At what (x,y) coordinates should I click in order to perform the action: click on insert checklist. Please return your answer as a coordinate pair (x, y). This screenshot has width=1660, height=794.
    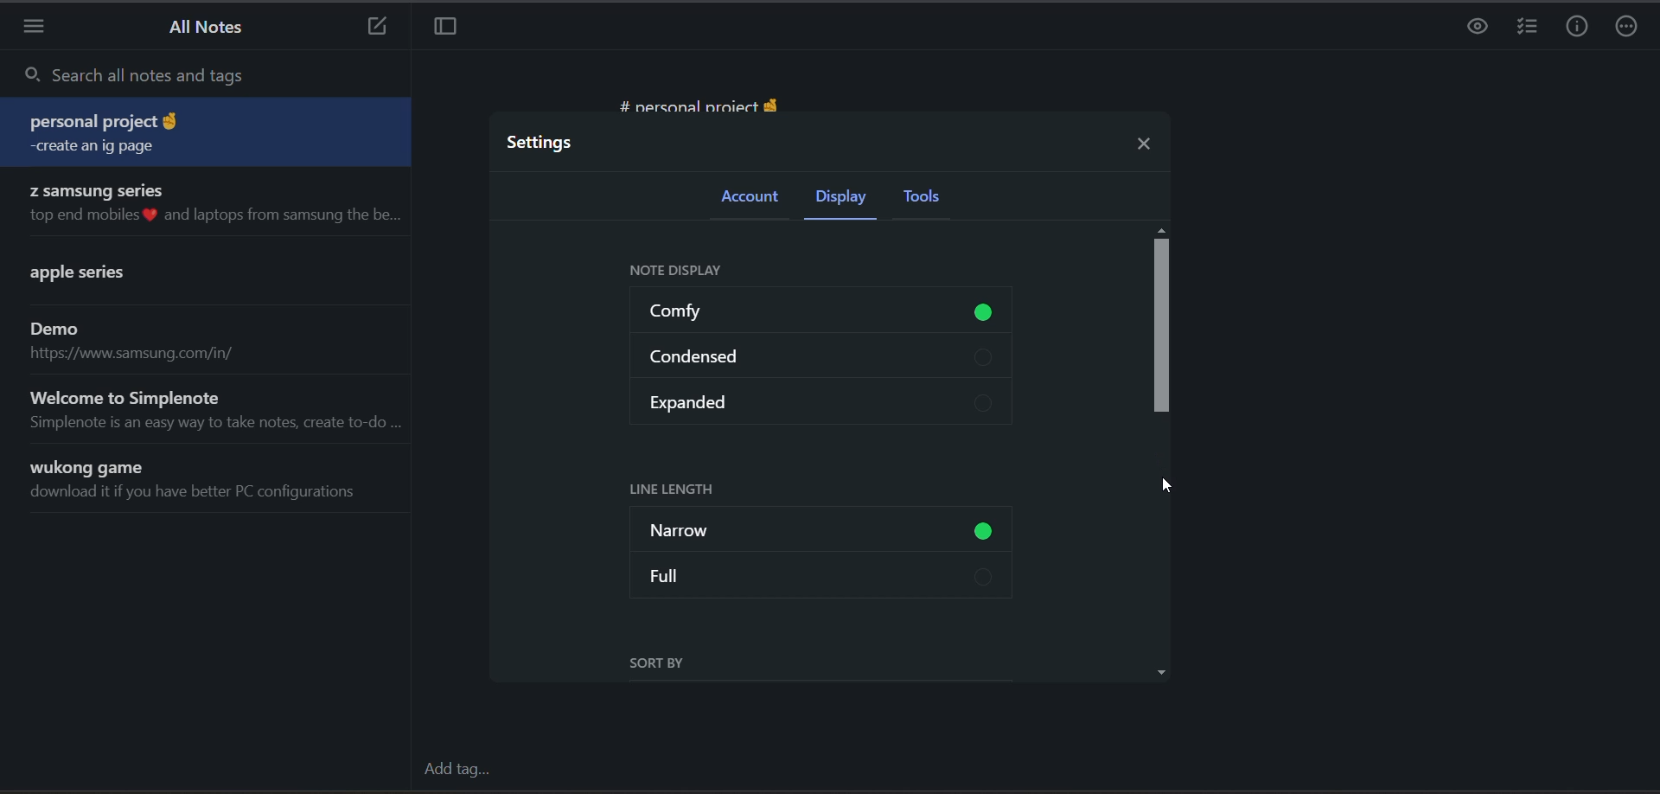
    Looking at the image, I should click on (1528, 28).